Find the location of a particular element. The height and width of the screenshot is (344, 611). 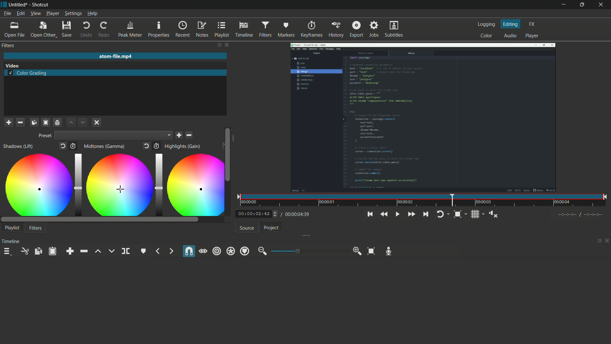

jobs is located at coordinates (374, 29).